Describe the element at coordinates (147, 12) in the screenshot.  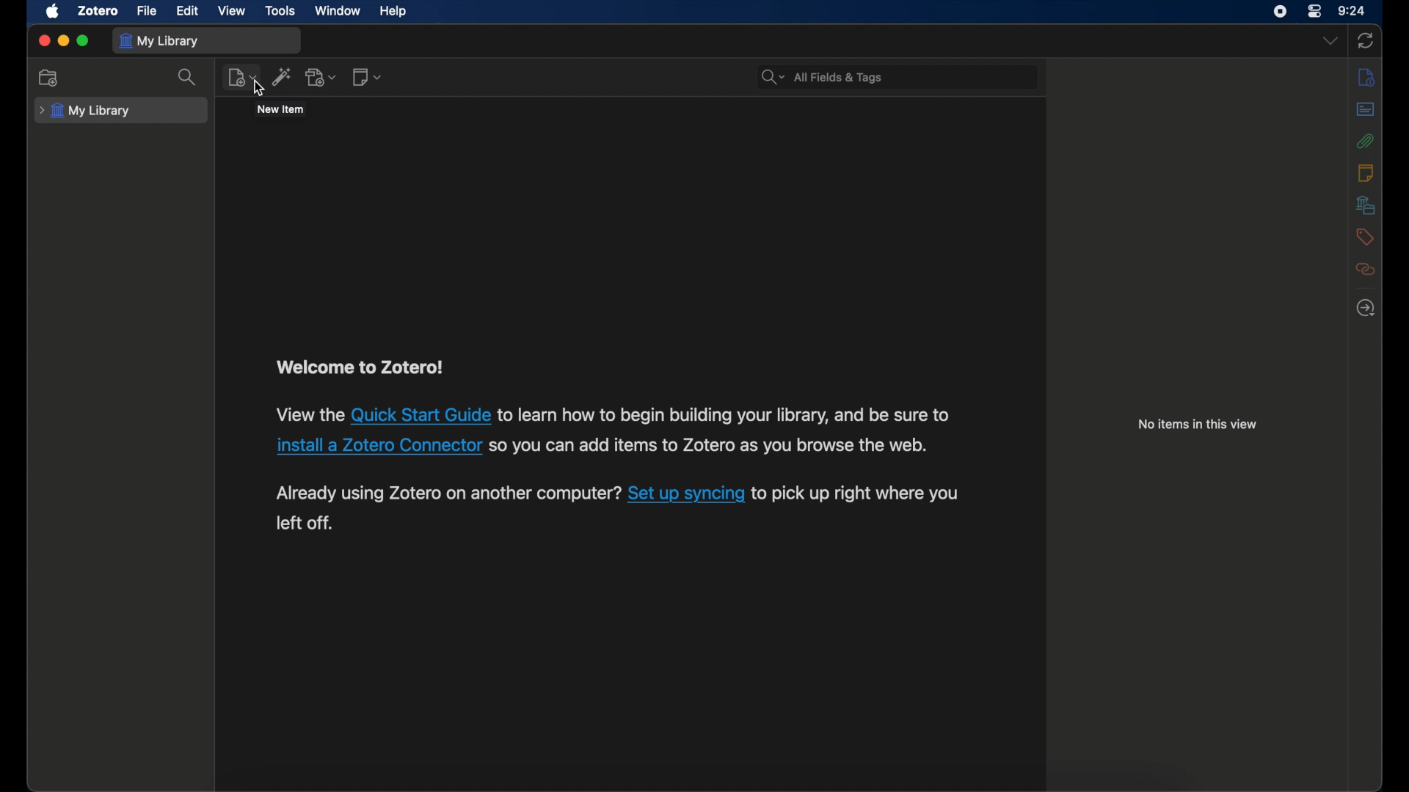
I see `file` at that location.